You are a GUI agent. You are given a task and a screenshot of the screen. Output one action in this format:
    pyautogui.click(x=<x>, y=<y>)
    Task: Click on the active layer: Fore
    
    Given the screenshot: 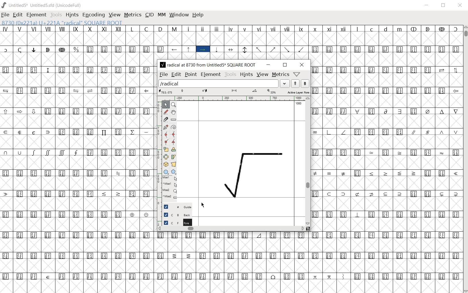 What is the action you would take?
    pyautogui.click(x=234, y=91)
    